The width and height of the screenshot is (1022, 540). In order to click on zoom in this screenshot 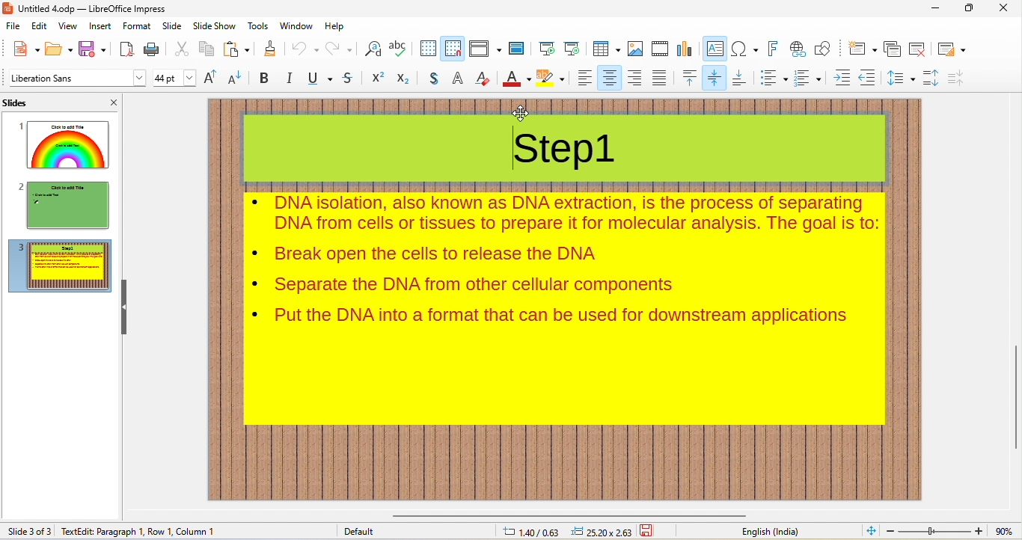, I will do `click(952, 530)`.